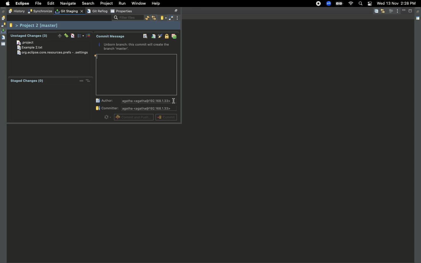 Image resolution: width=421 pixels, height=263 pixels. I want to click on Unborn branch: this commit will create the branch 'master'., so click(134, 47).